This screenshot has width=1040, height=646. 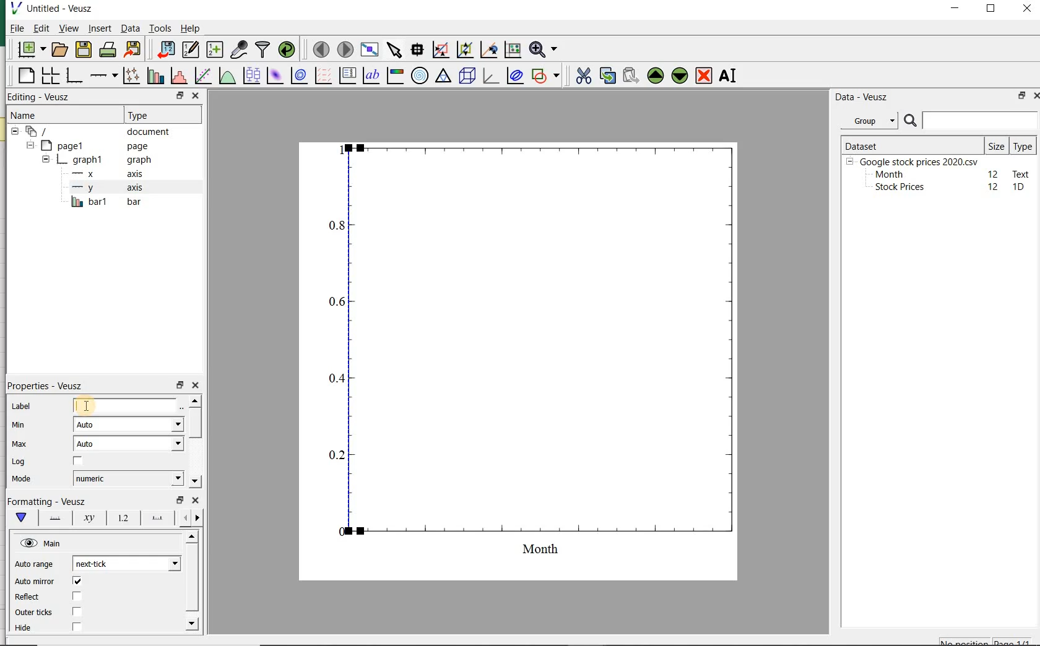 What do you see at coordinates (546, 76) in the screenshot?
I see `add a shape to the plot` at bounding box center [546, 76].